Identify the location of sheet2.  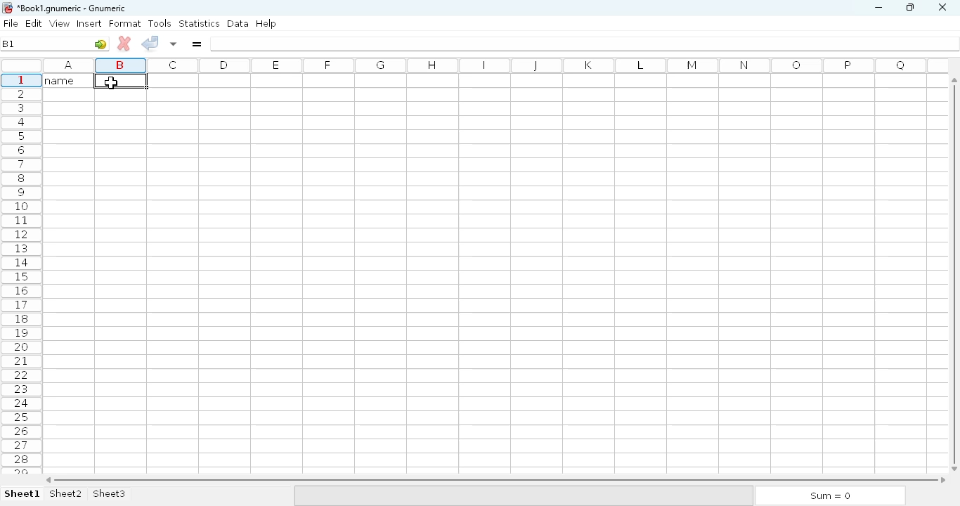
(67, 494).